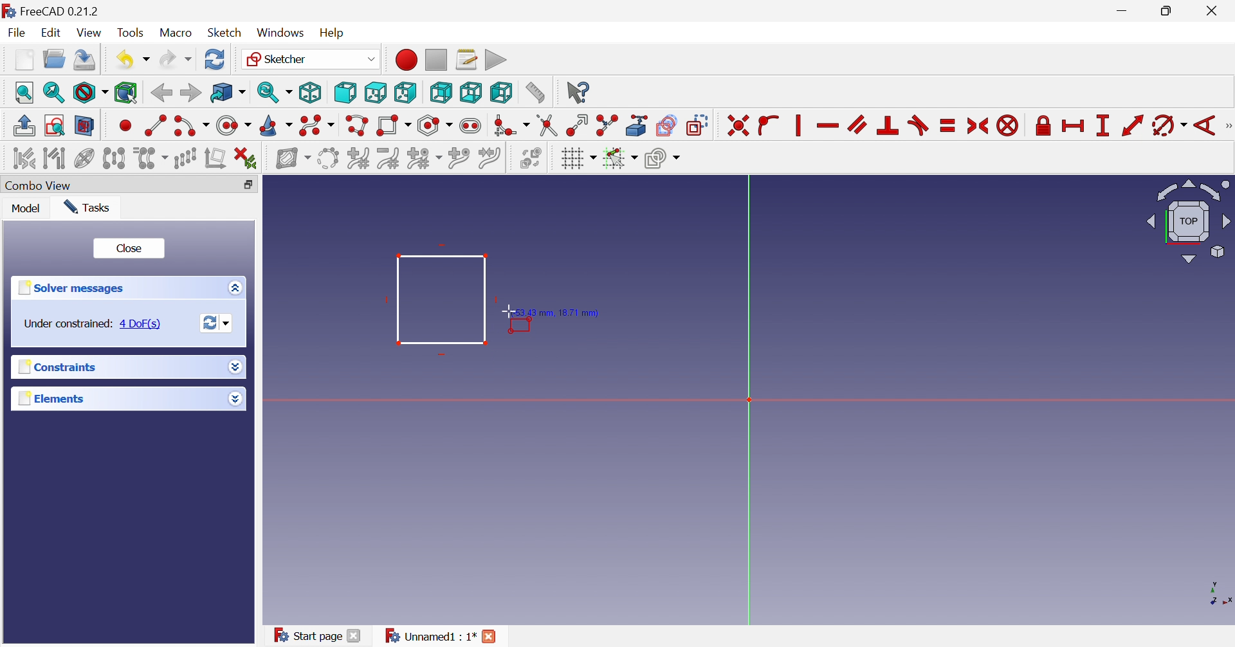 The height and width of the screenshot is (647, 1235). What do you see at coordinates (60, 10) in the screenshot?
I see `Free CAD0.21.2` at bounding box center [60, 10].